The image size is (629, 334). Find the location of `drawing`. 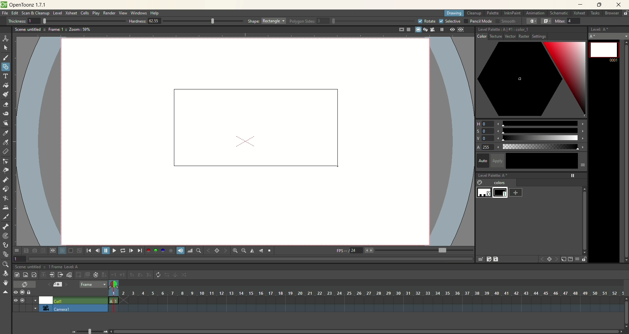

drawing is located at coordinates (454, 13).